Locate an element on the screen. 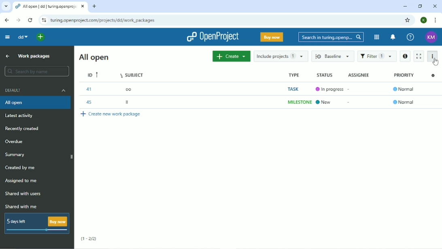  New is located at coordinates (325, 102).